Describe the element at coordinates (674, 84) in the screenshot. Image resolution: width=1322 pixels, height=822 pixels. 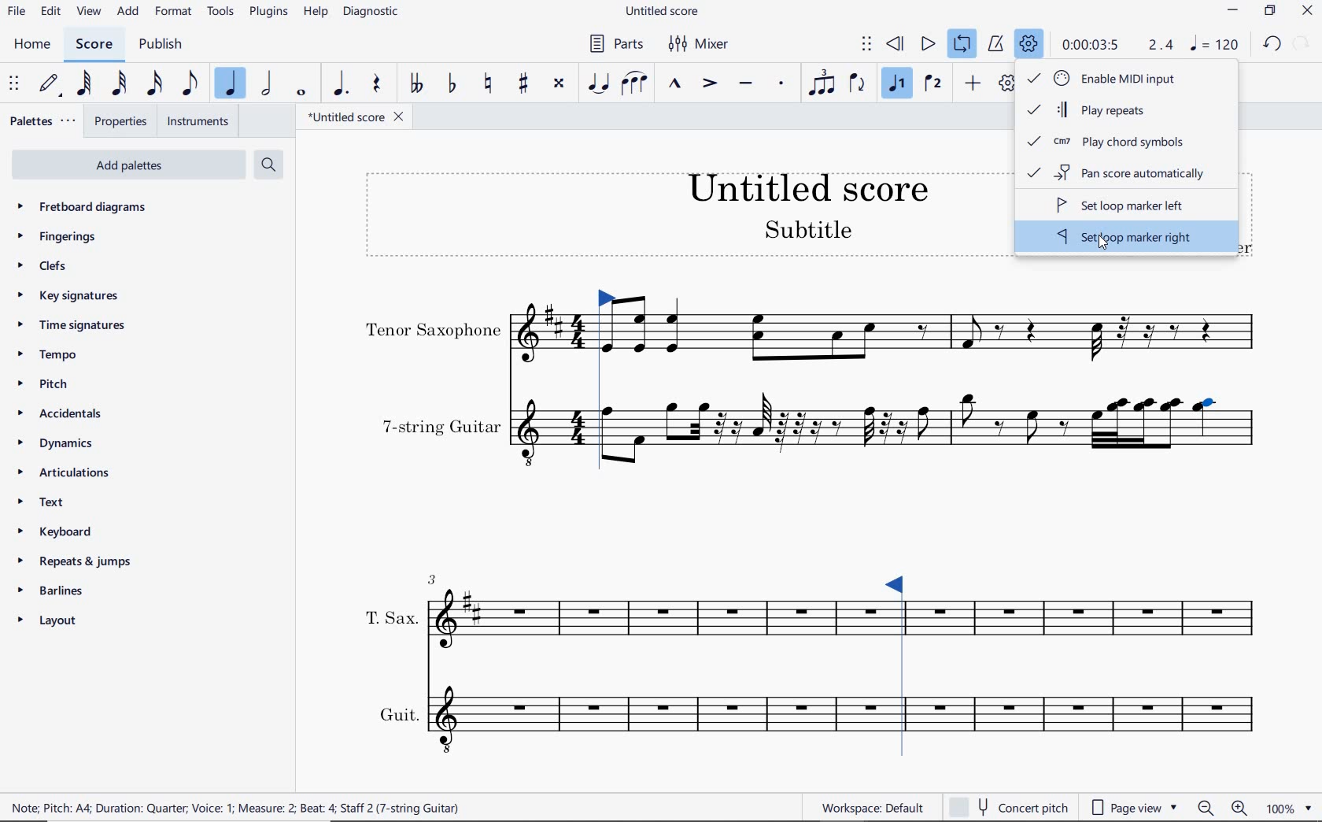
I see `MARCATO` at that location.